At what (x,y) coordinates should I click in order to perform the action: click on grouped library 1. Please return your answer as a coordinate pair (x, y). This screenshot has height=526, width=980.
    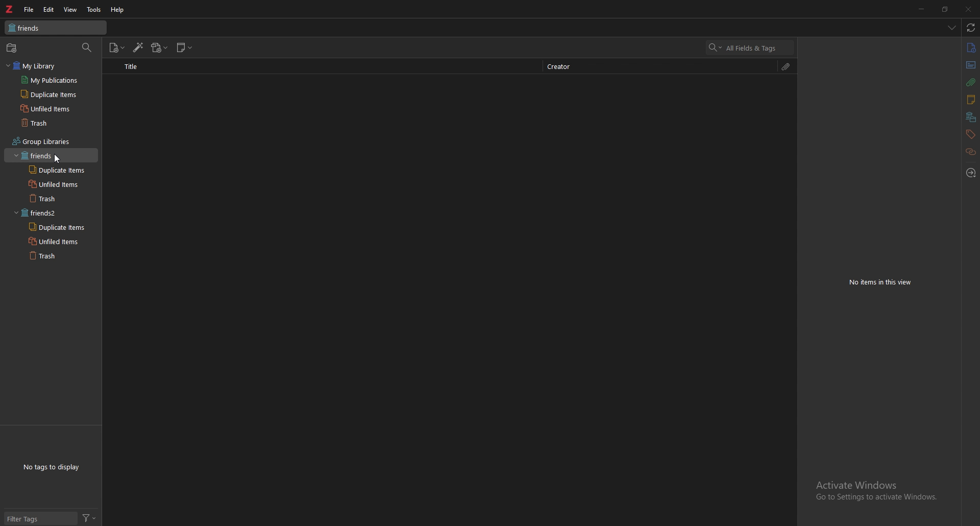
    Looking at the image, I should click on (51, 155).